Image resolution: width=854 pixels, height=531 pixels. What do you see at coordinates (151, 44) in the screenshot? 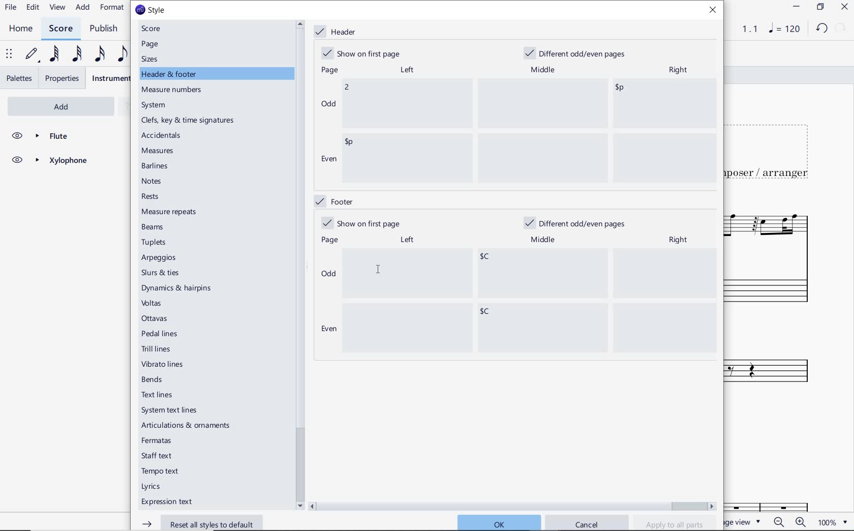
I see `page` at bounding box center [151, 44].